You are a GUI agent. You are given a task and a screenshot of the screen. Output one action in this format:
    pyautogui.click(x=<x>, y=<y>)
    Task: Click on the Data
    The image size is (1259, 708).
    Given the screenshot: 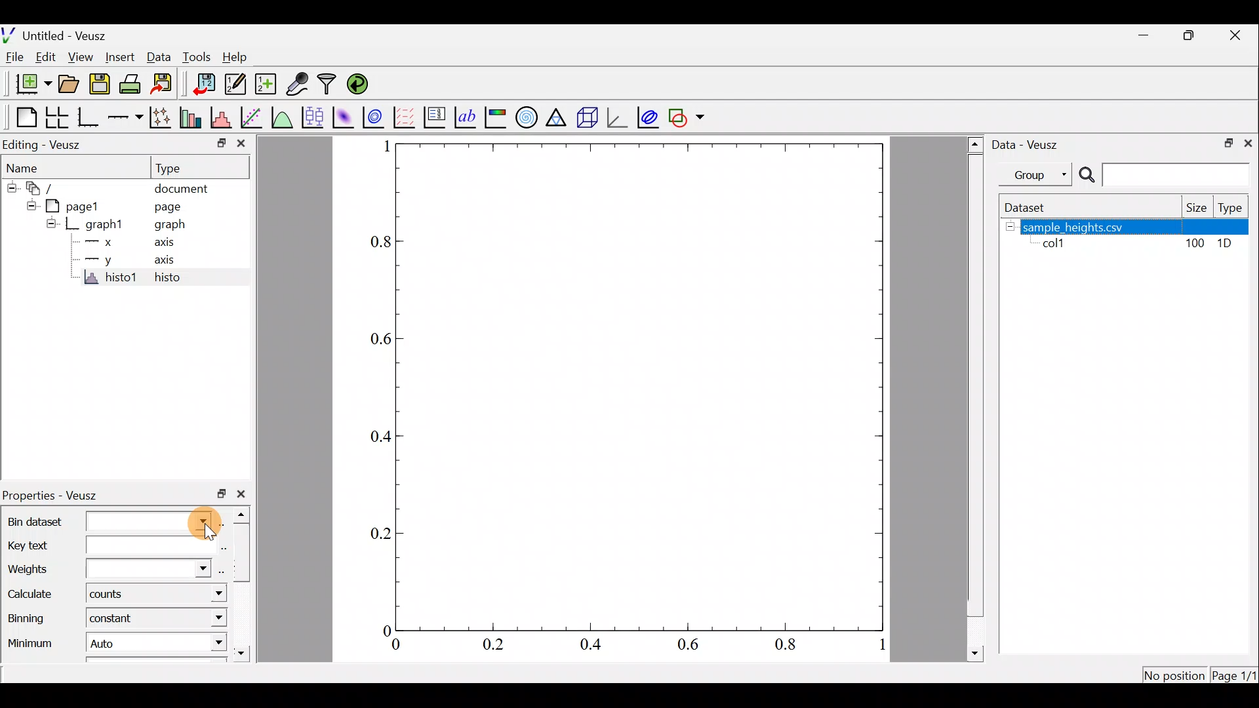 What is the action you would take?
    pyautogui.click(x=159, y=59)
    